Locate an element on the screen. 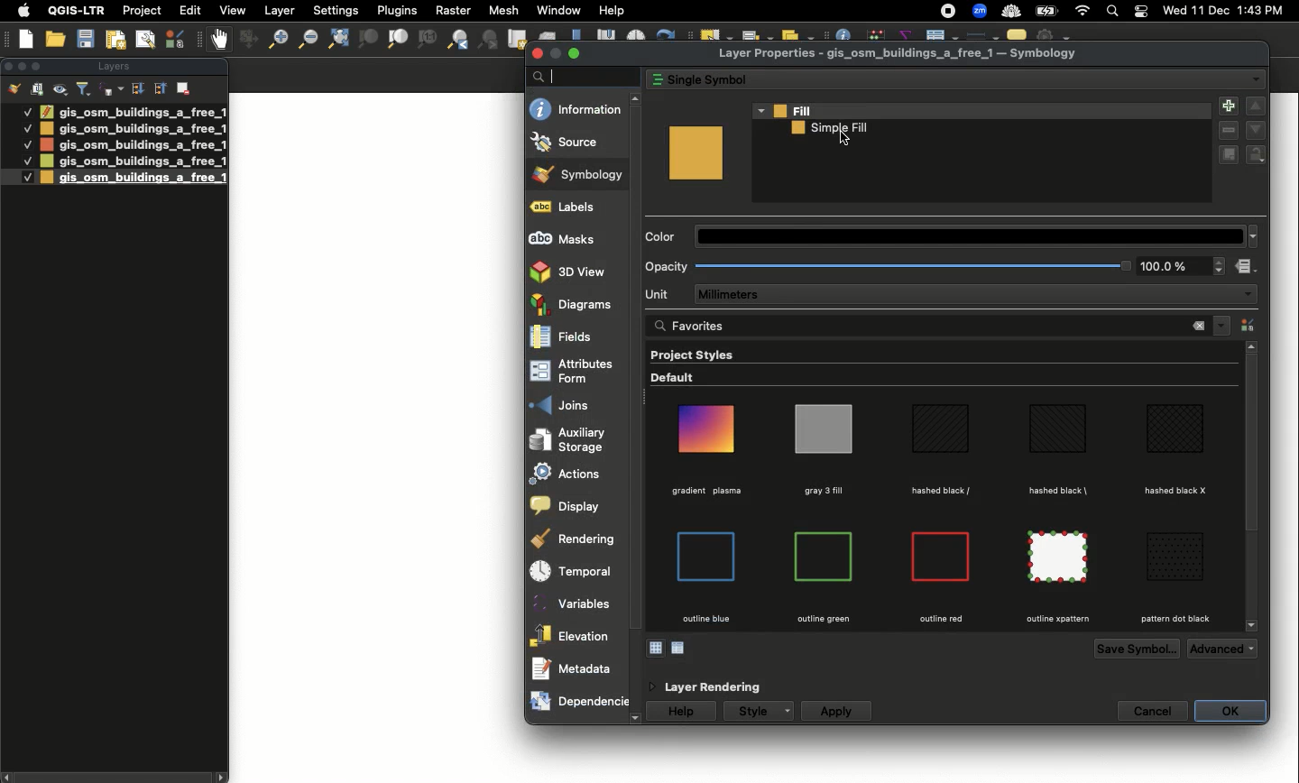 The image size is (1299, 783).  is located at coordinates (1056, 427).